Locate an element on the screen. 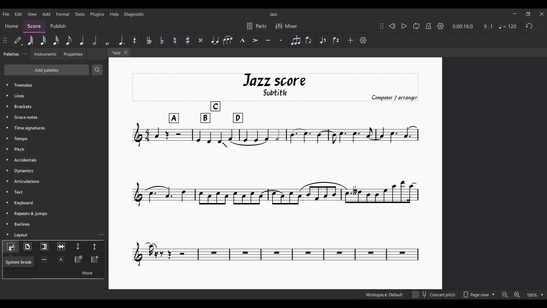 This screenshot has height=308, width=547. Whole note is located at coordinates (107, 40).